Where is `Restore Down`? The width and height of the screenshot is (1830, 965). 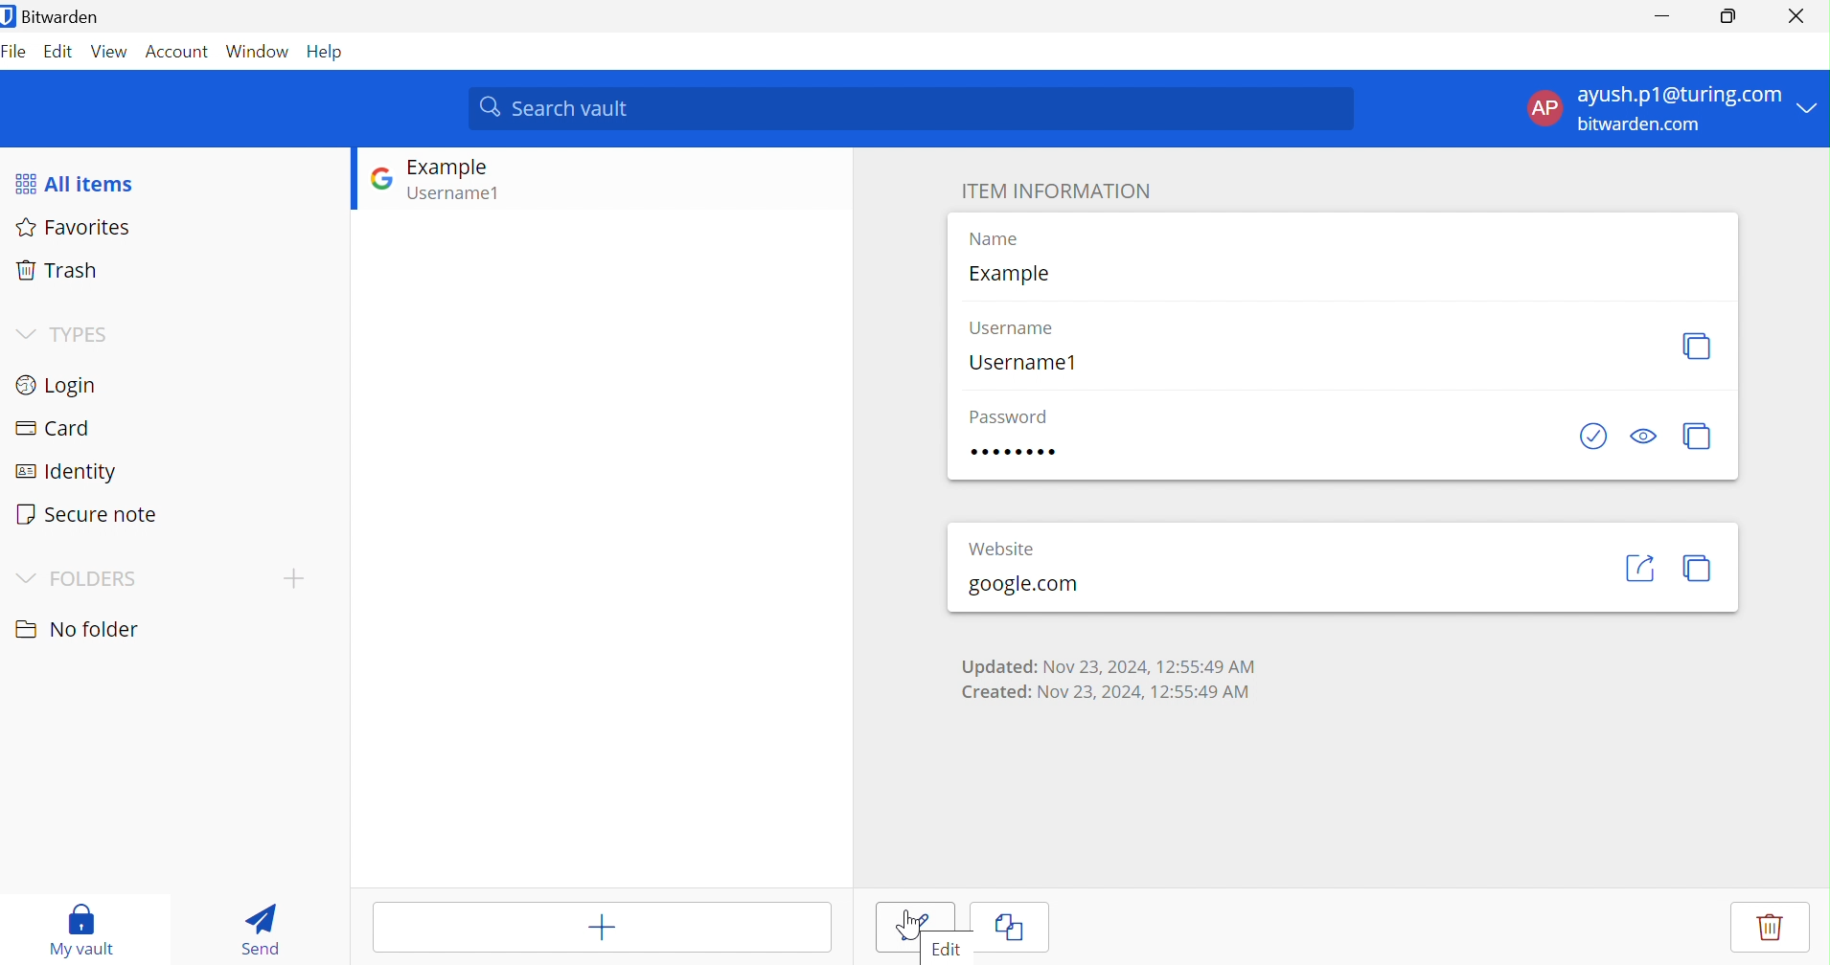 Restore Down is located at coordinates (1729, 16).